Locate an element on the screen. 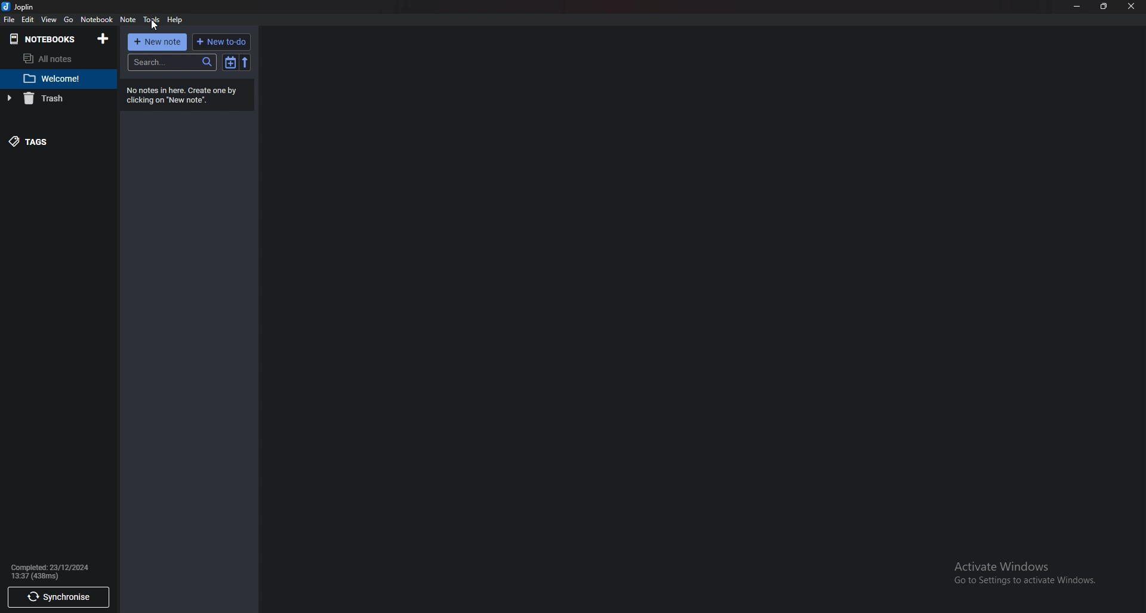 This screenshot has width=1146, height=613. View is located at coordinates (50, 20).